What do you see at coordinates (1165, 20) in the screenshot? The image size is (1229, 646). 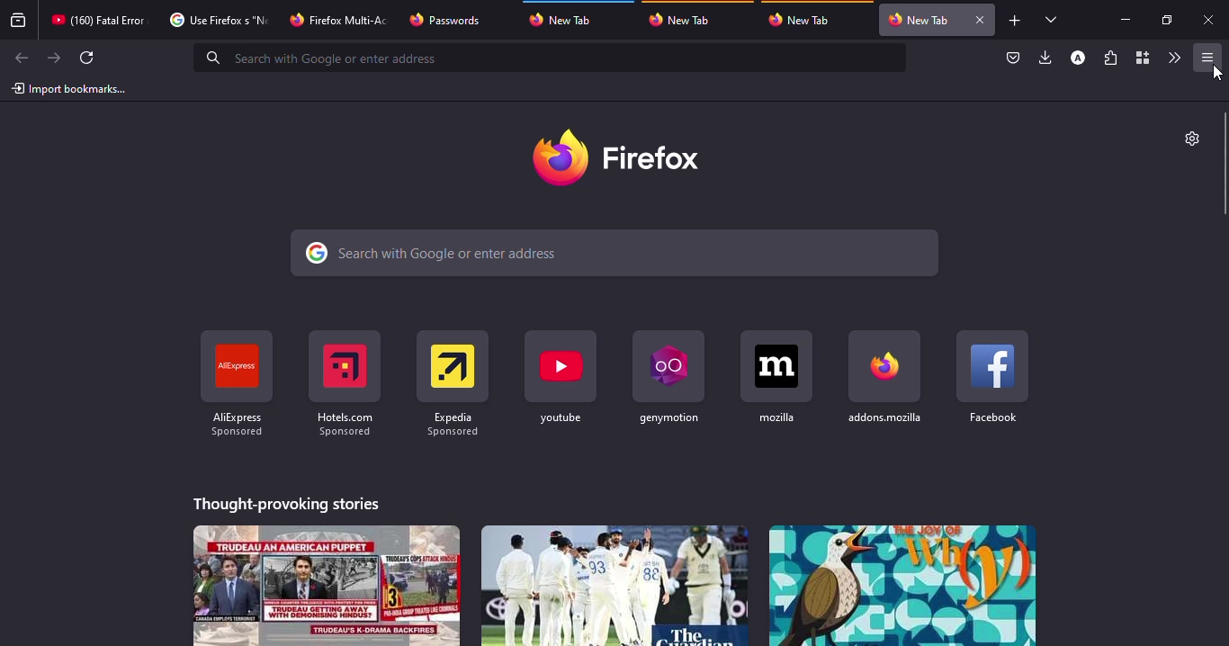 I see `maximize` at bounding box center [1165, 20].